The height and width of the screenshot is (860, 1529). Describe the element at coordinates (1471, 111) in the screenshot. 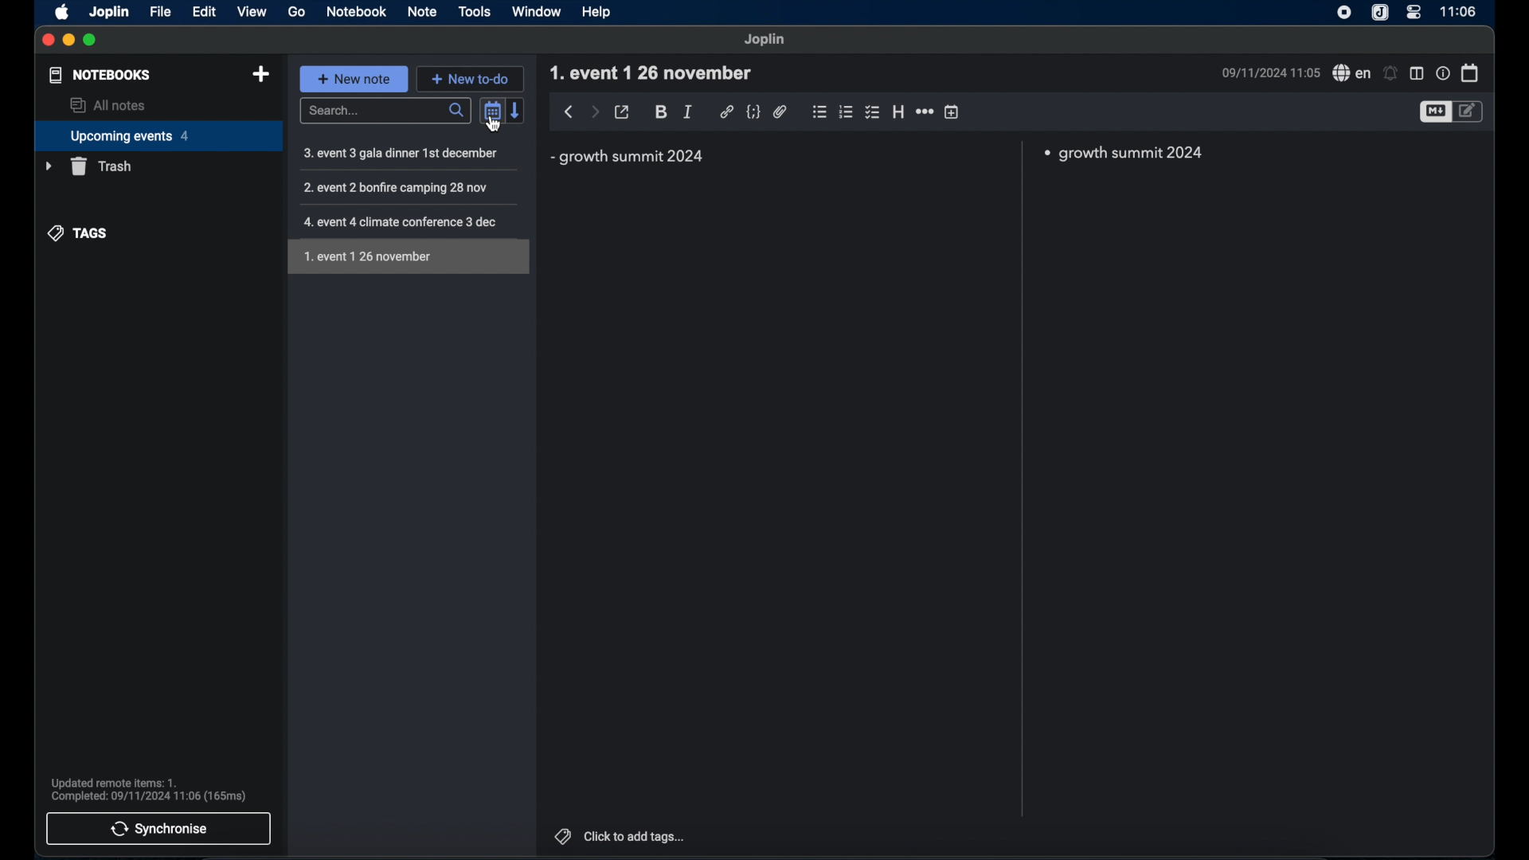

I see `toggle editor` at that location.